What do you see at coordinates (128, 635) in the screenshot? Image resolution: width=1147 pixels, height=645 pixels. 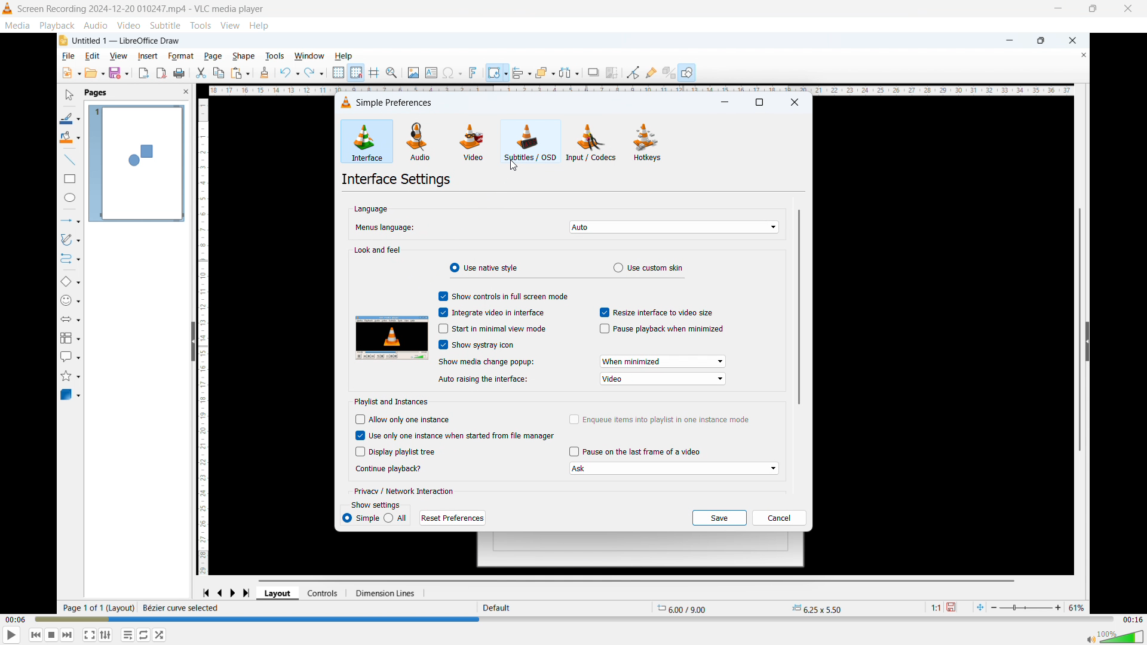 I see `Toggle between loop all, one loop and no loop ` at bounding box center [128, 635].